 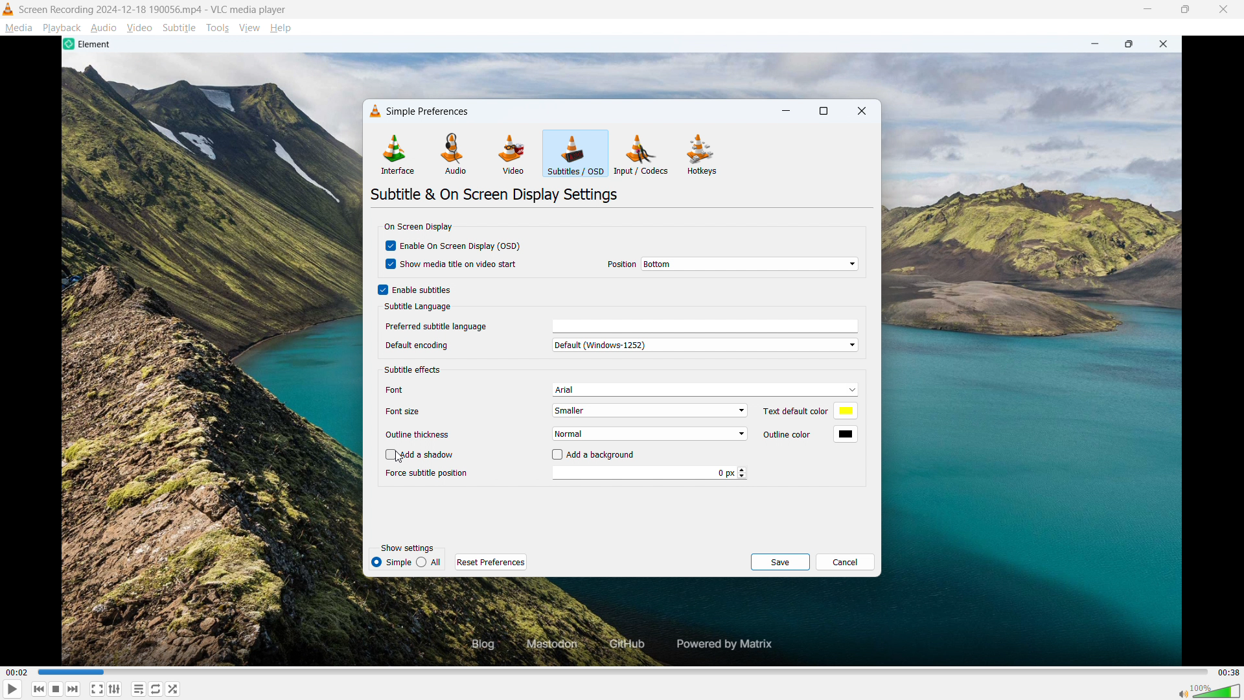 I want to click on close dialogue box, so click(x=862, y=110).